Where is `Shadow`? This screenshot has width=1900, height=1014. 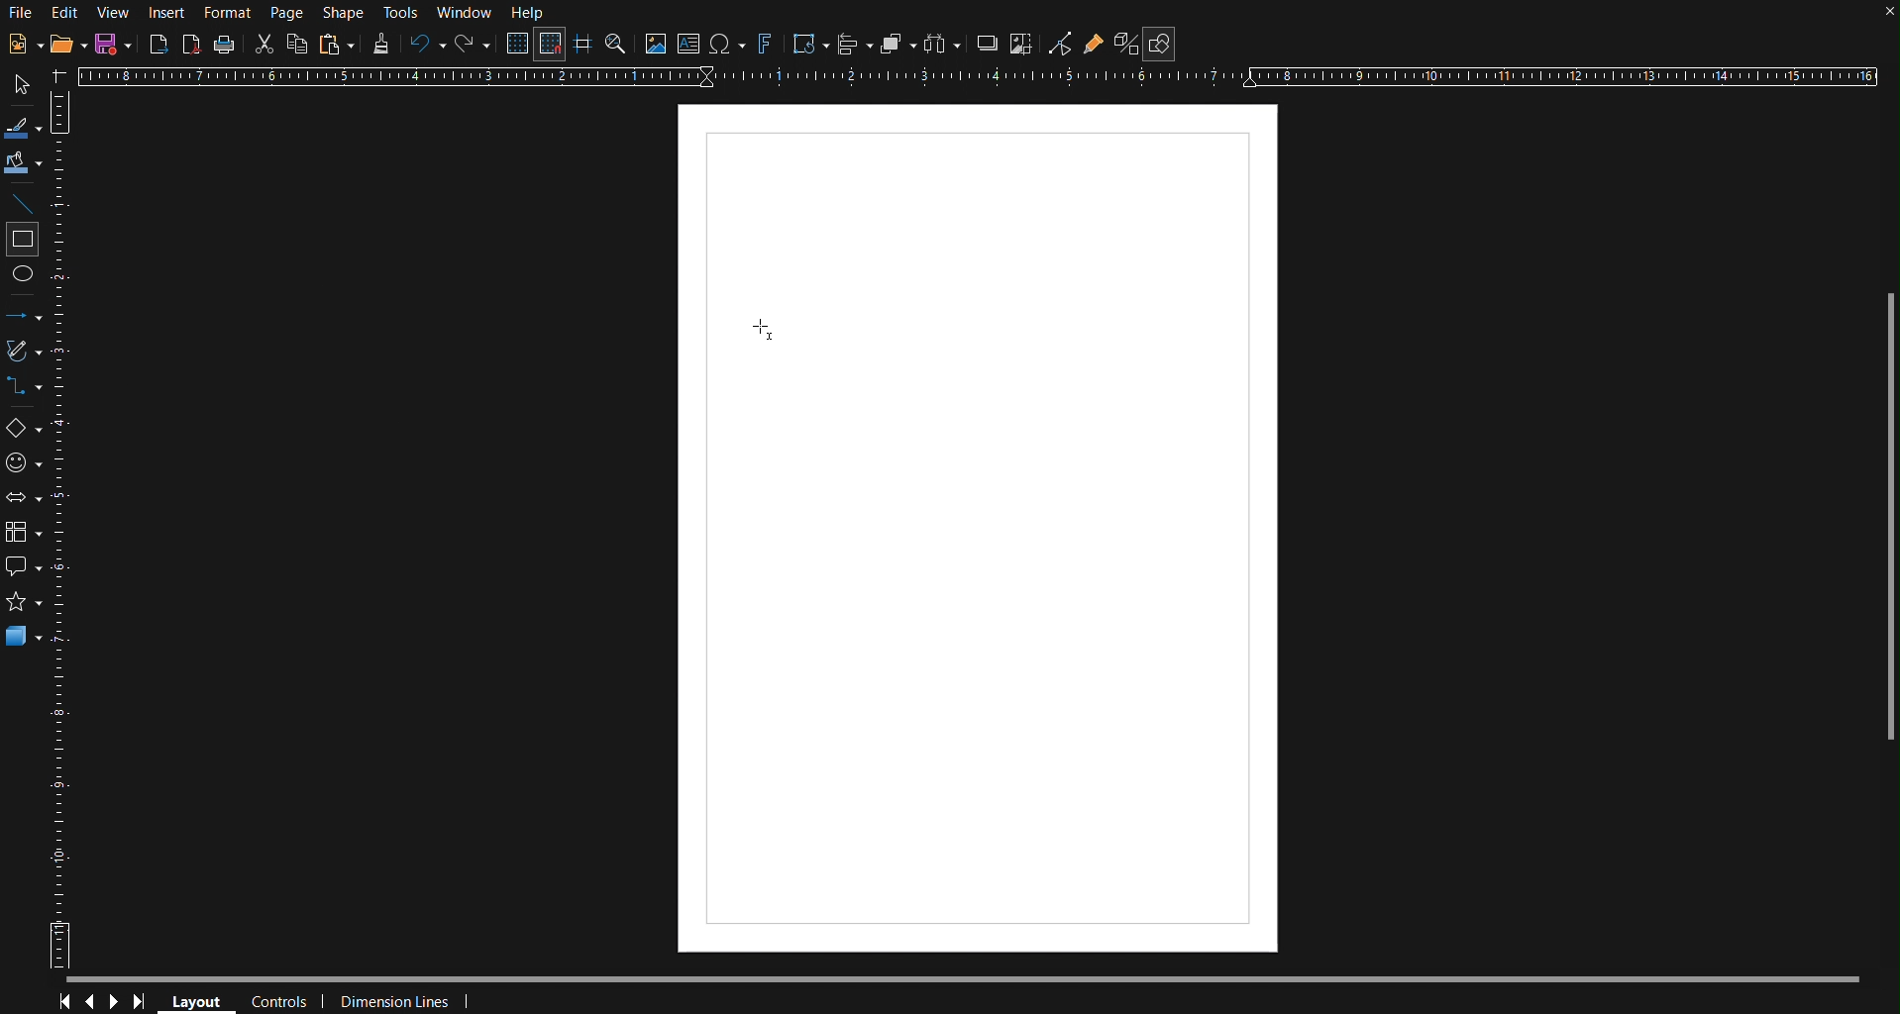
Shadow is located at coordinates (986, 43).